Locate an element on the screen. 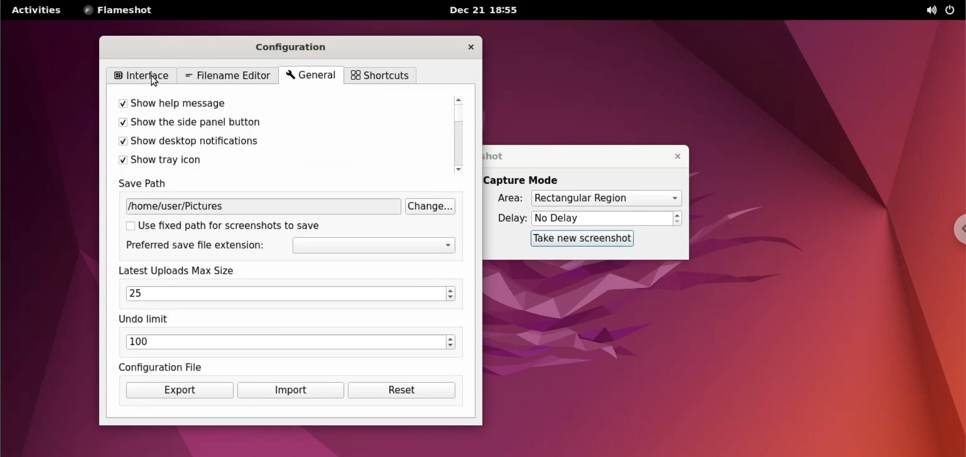 This screenshot has height=457, width=966. cursor is located at coordinates (157, 83).